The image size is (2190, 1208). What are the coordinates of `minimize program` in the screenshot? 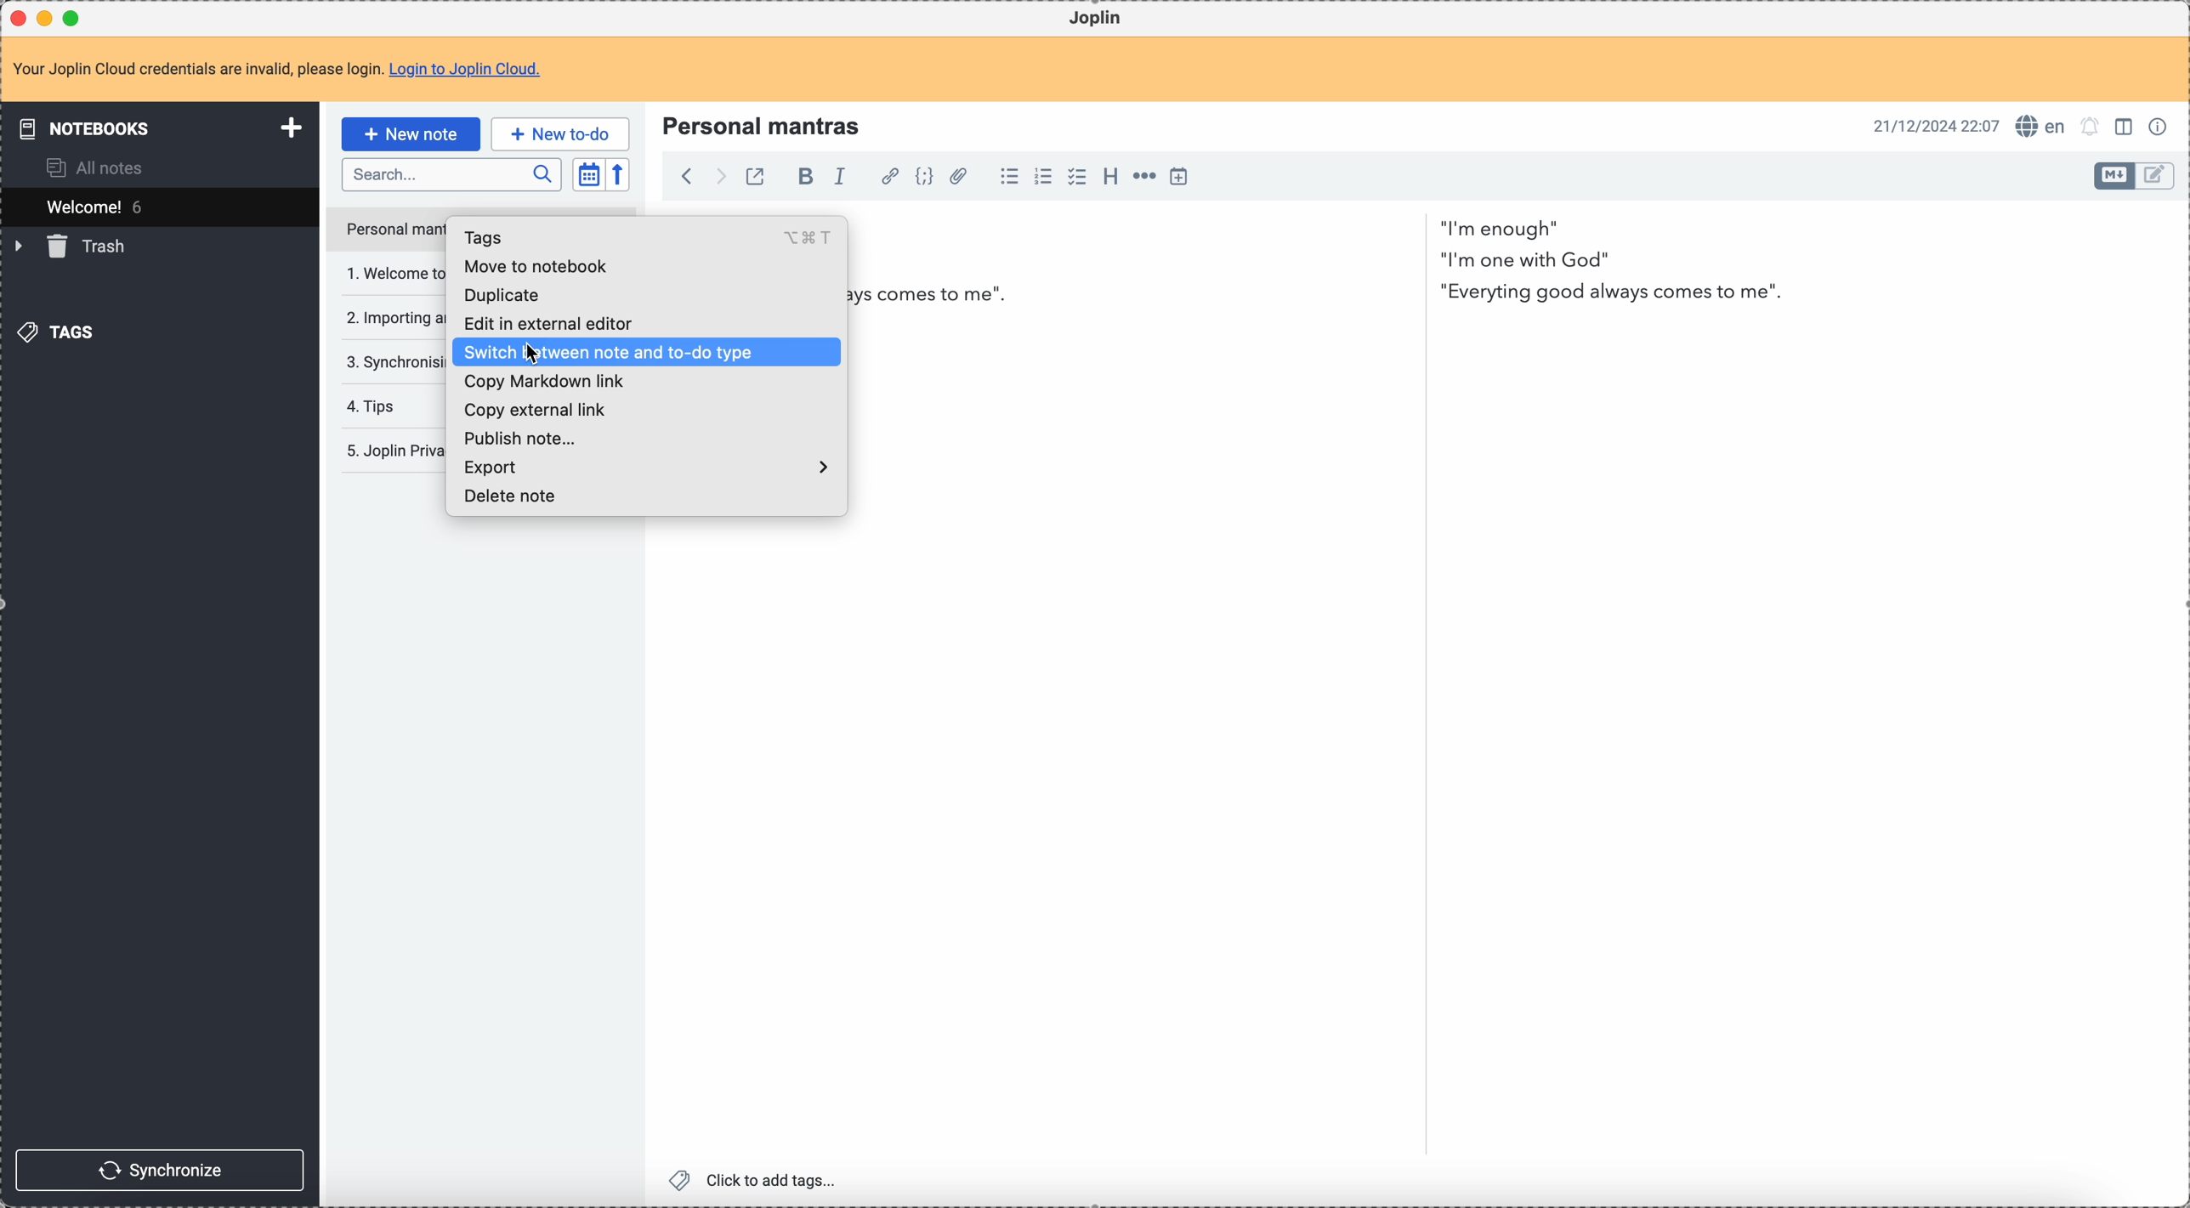 It's located at (48, 19).